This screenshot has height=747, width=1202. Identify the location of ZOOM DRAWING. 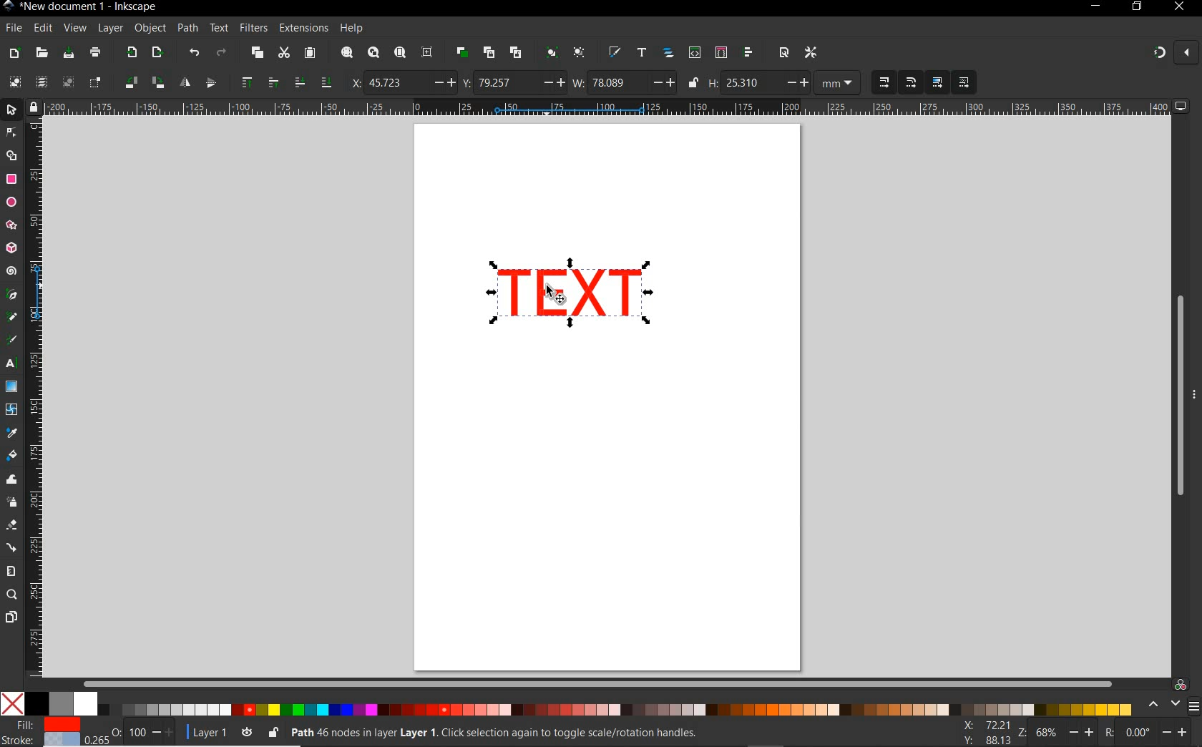
(372, 54).